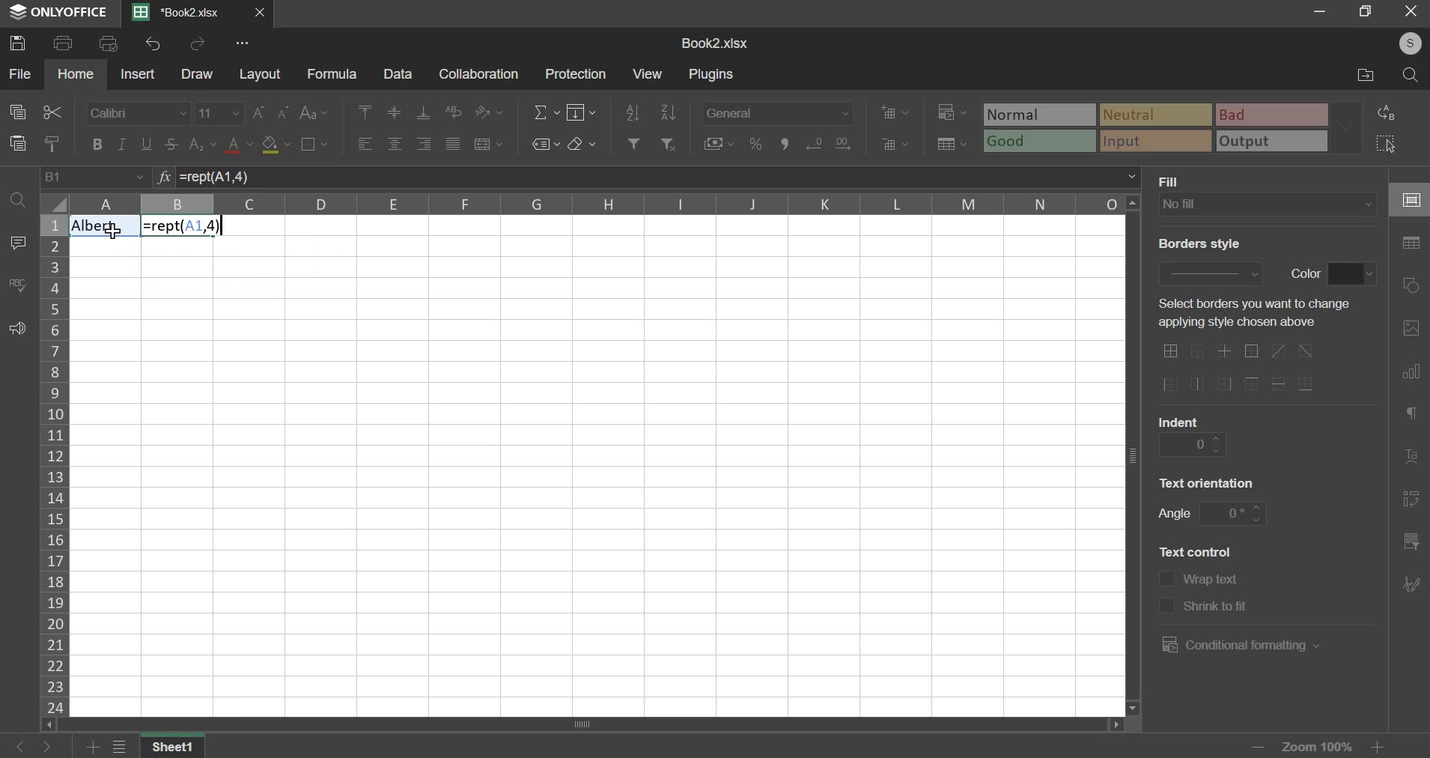 This screenshot has width=1430, height=758. What do you see at coordinates (755, 143) in the screenshot?
I see `percentage` at bounding box center [755, 143].